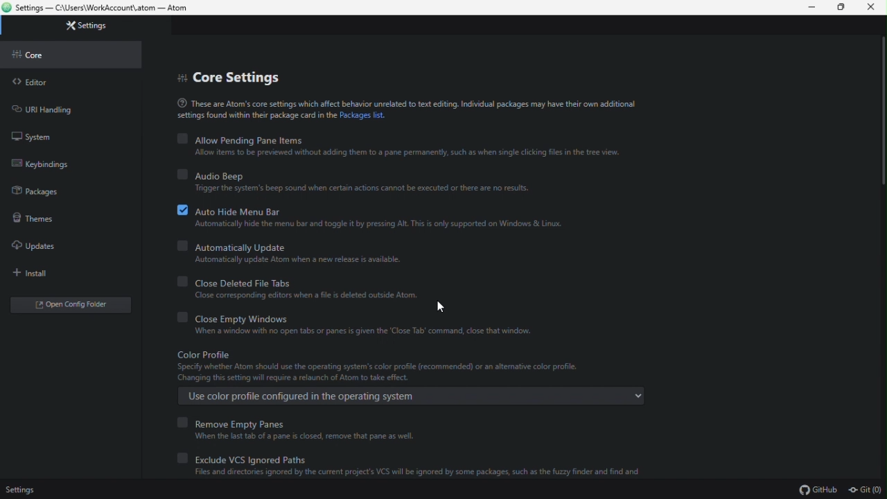  Describe the element at coordinates (209, 173) in the screenshot. I see `Audio beep` at that location.